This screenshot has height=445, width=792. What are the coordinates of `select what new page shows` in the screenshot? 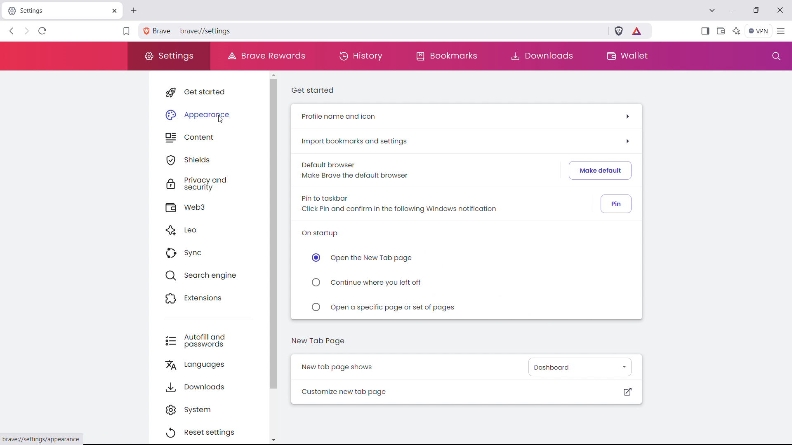 It's located at (579, 368).